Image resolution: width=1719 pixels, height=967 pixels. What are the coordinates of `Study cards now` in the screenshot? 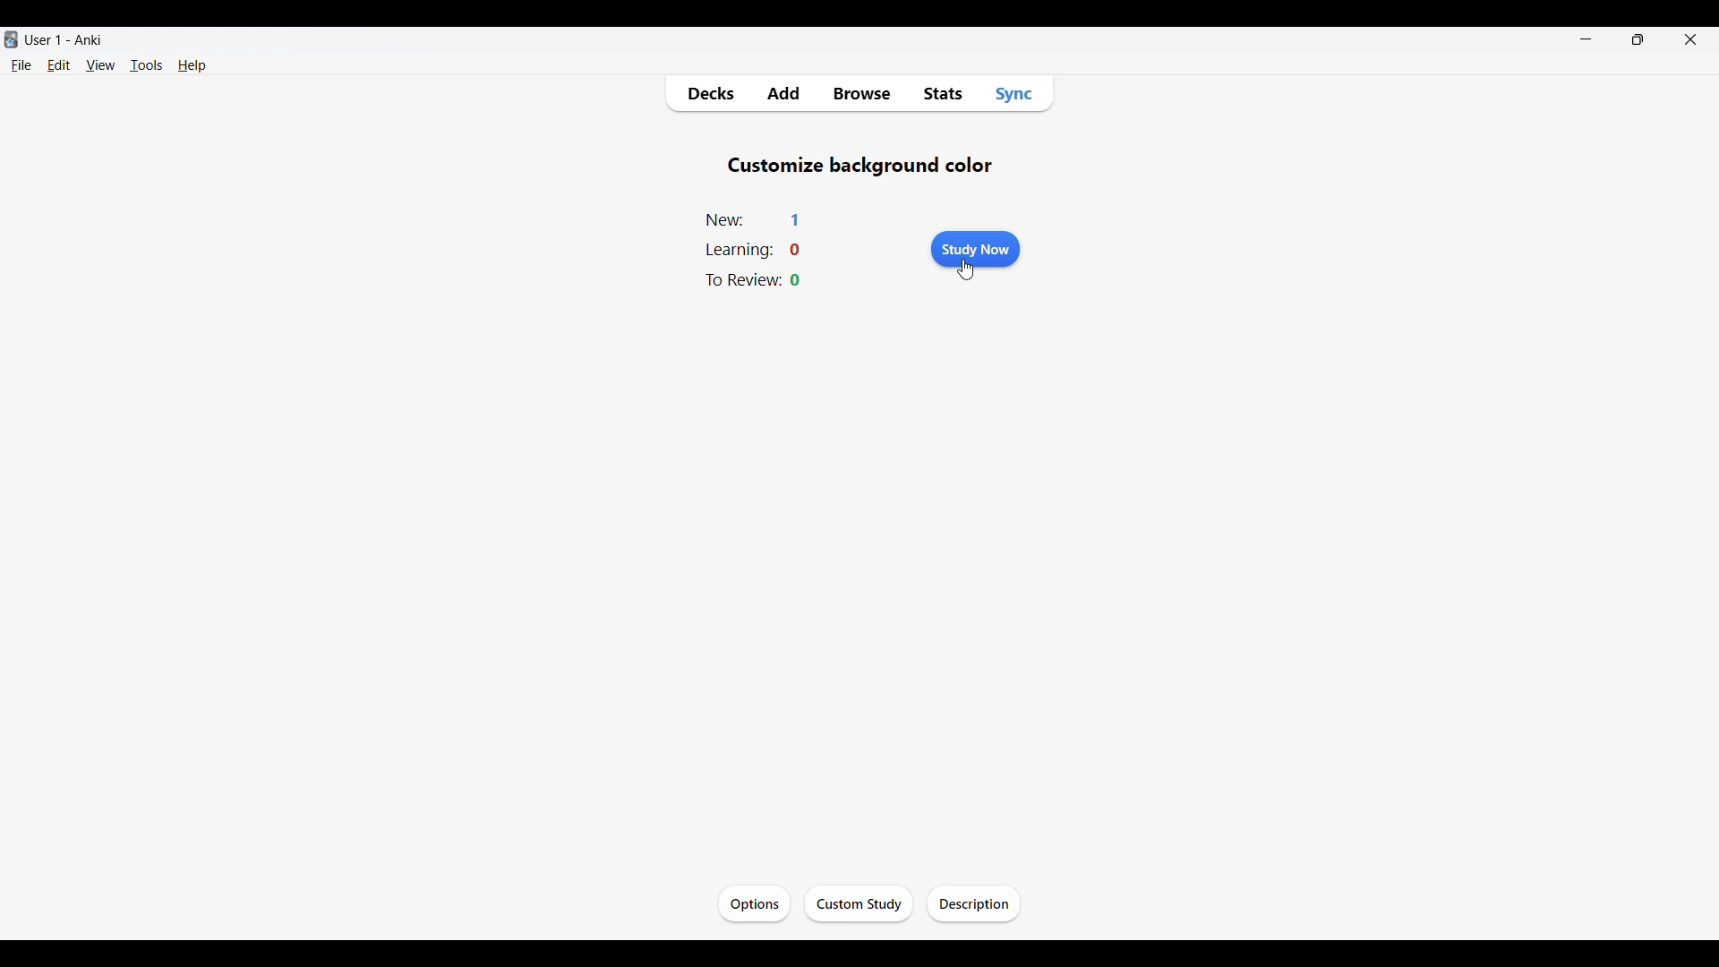 It's located at (976, 249).